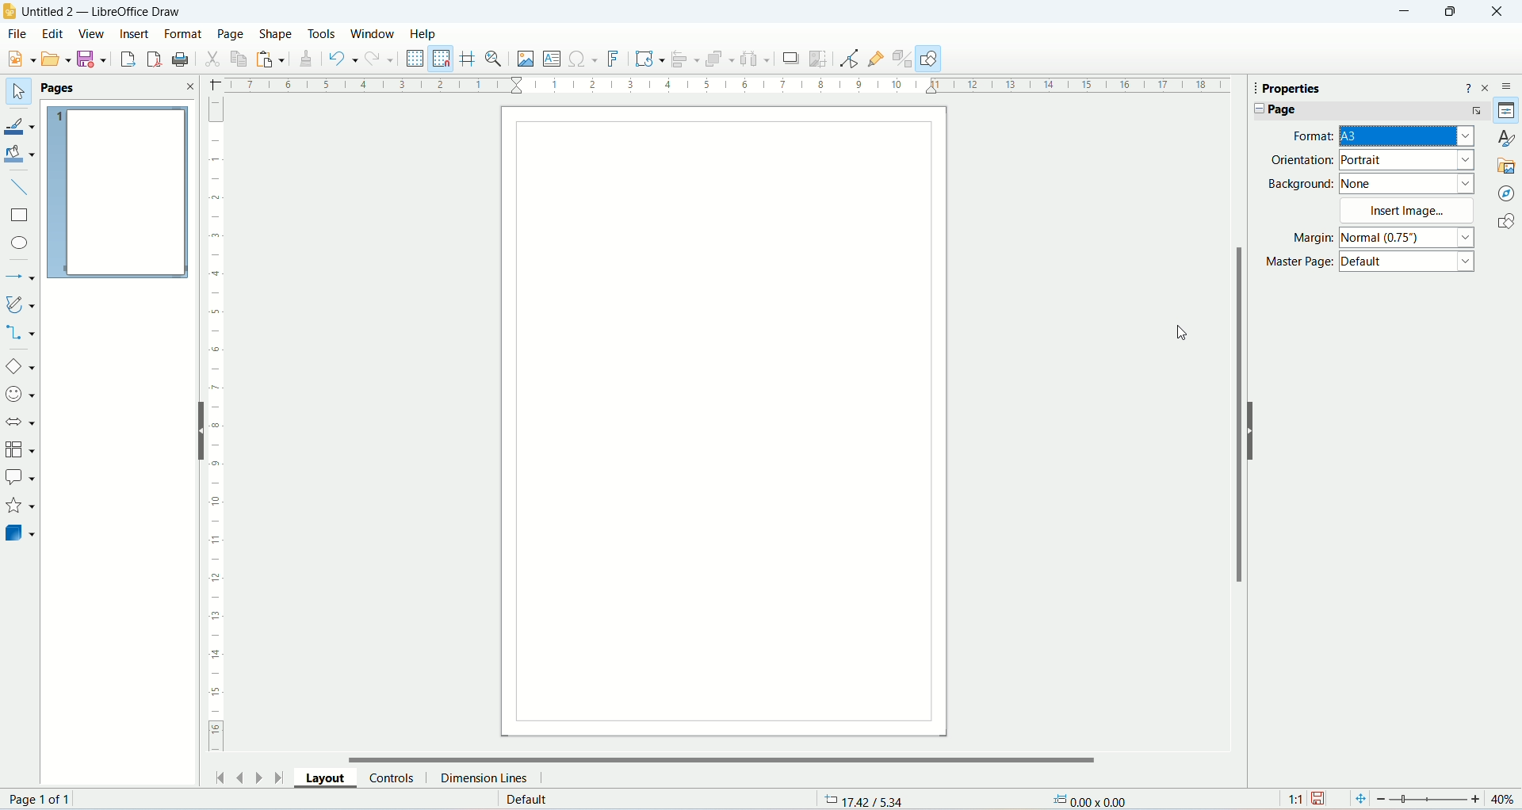 This screenshot has width=1522, height=810. What do you see at coordinates (20, 536) in the screenshot?
I see `3D objects` at bounding box center [20, 536].